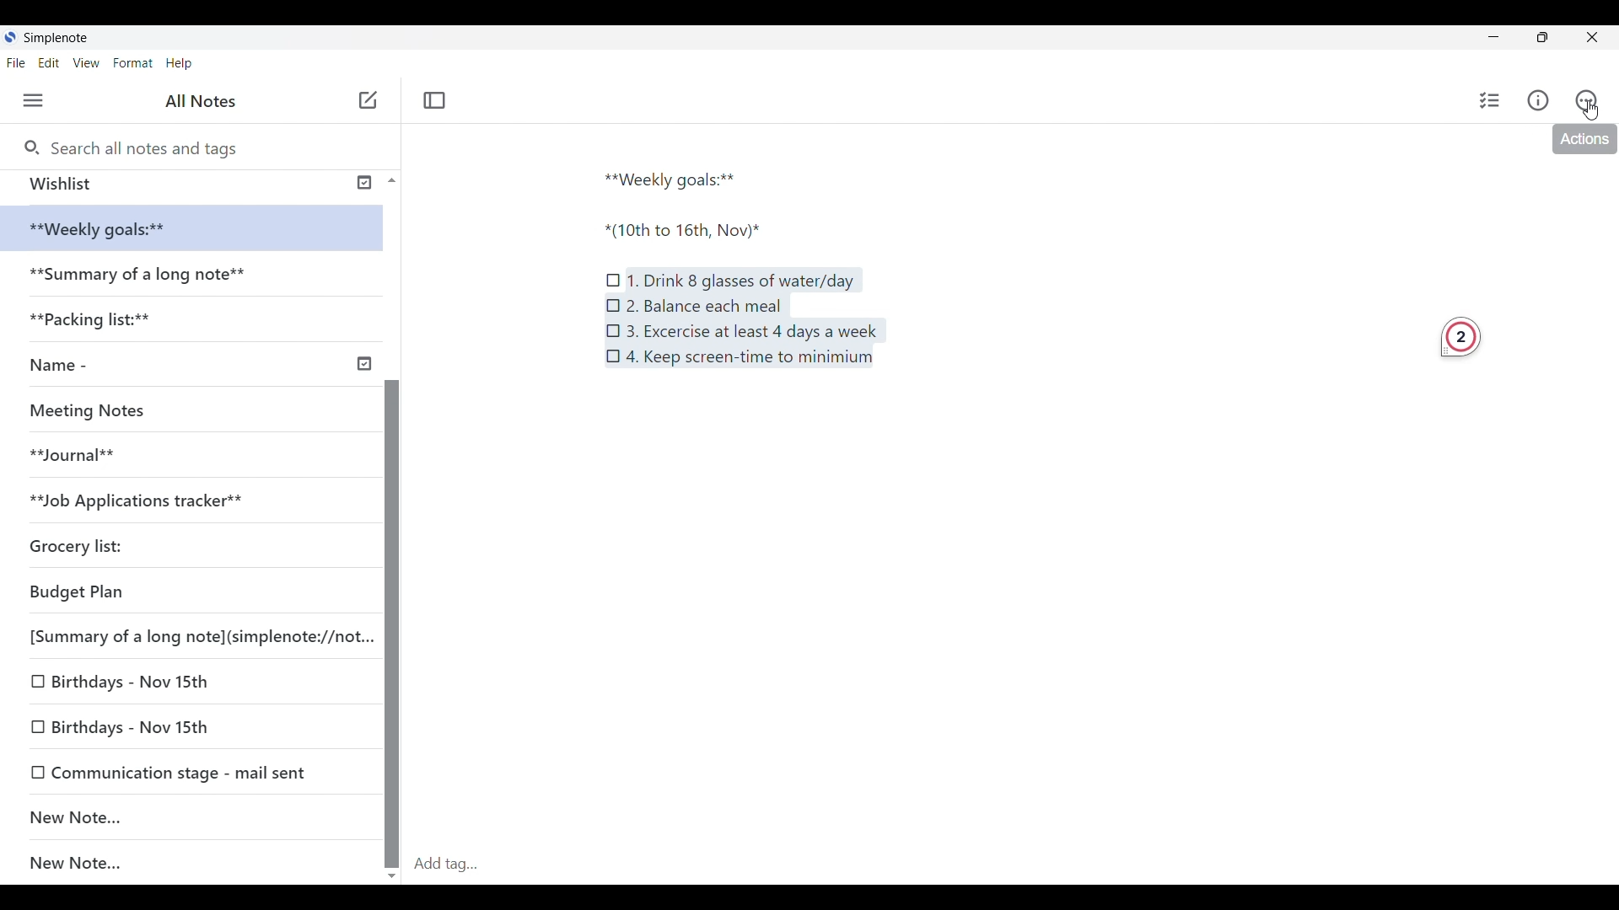 The image size is (1619, 910). What do you see at coordinates (393, 870) in the screenshot?
I see `scroll down button` at bounding box center [393, 870].